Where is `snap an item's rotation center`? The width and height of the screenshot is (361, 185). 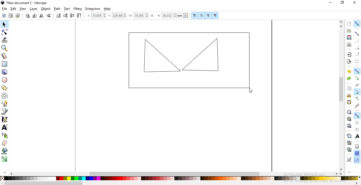
snap an item's rotation center is located at coordinates (357, 129).